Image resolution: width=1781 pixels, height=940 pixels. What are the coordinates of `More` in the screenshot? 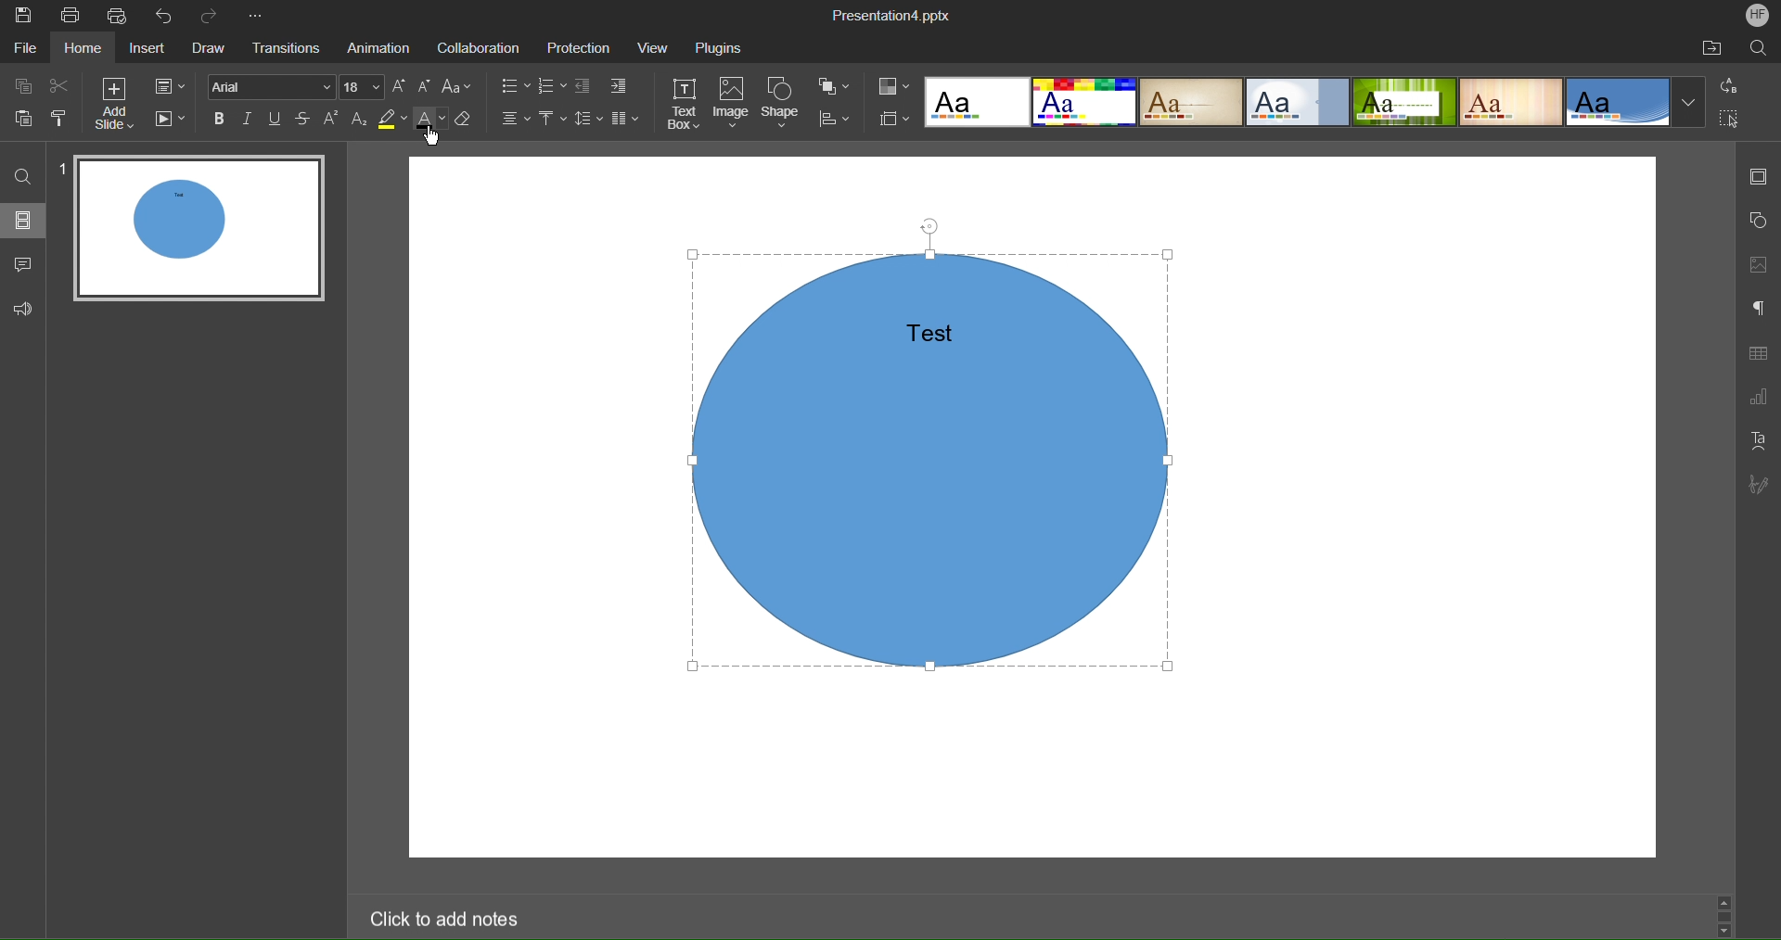 It's located at (263, 17).